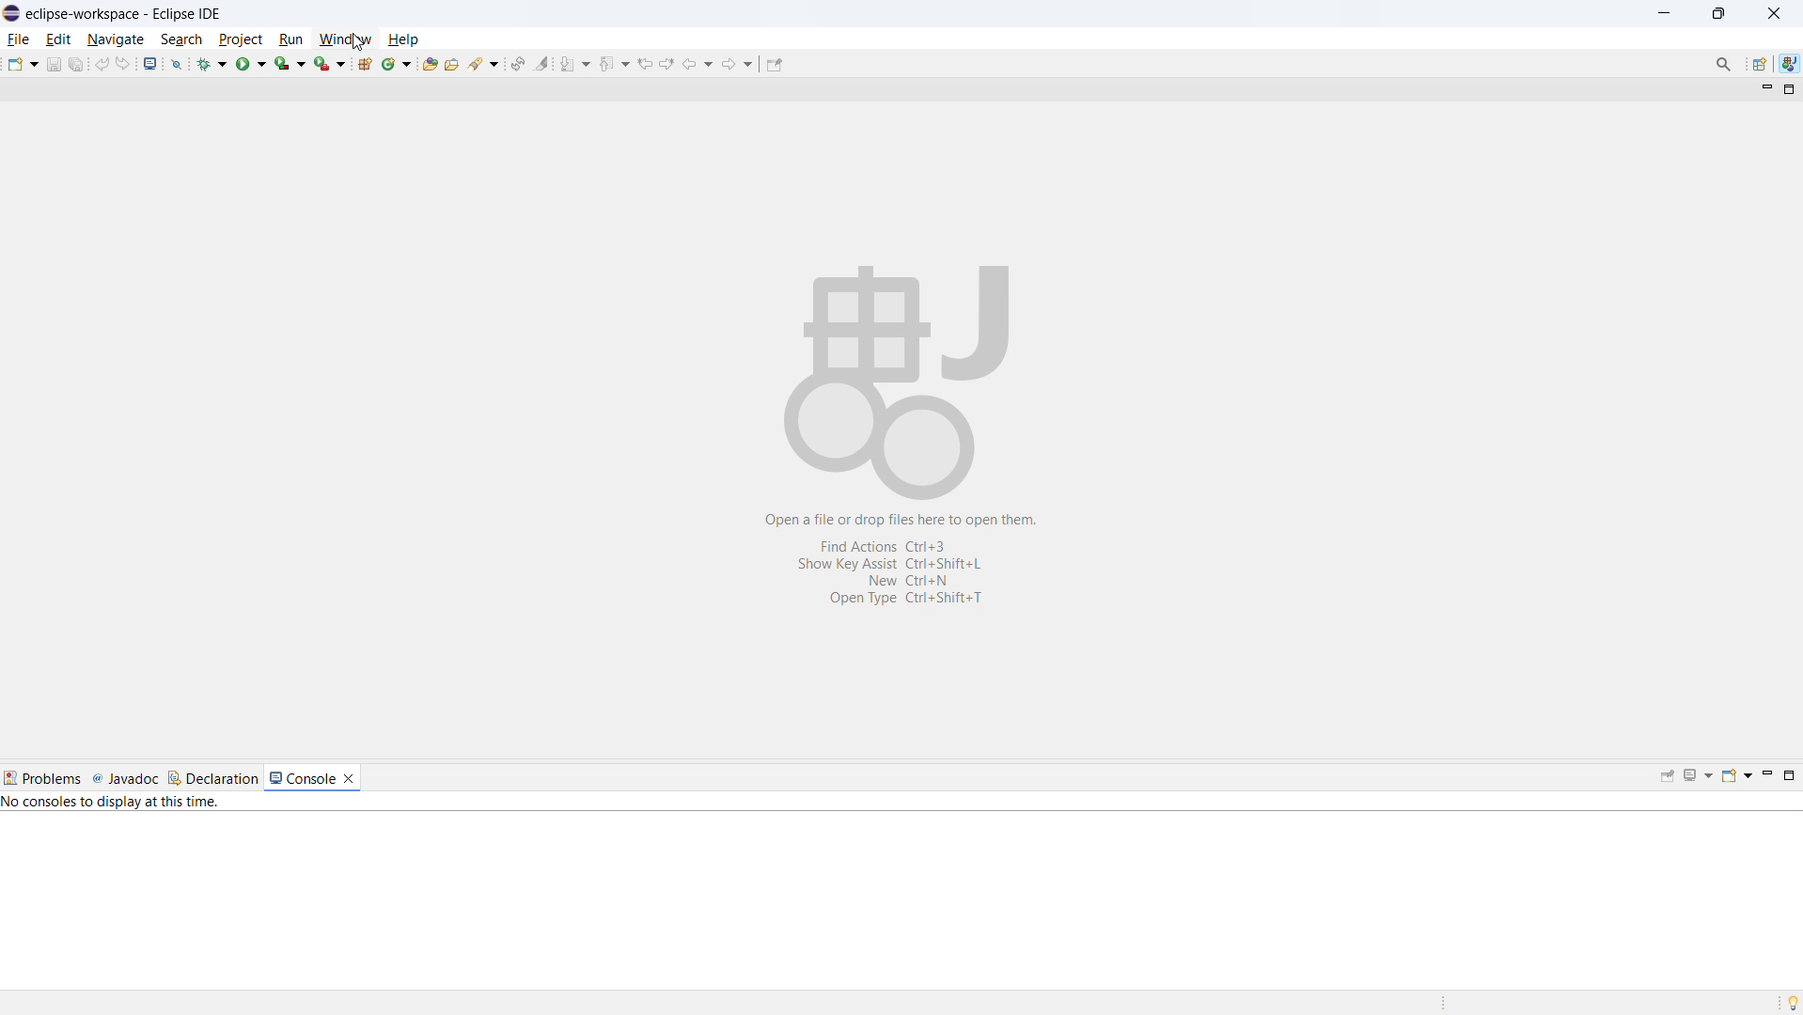 This screenshot has width=1803, height=1015. What do you see at coordinates (302, 778) in the screenshot?
I see `console` at bounding box center [302, 778].